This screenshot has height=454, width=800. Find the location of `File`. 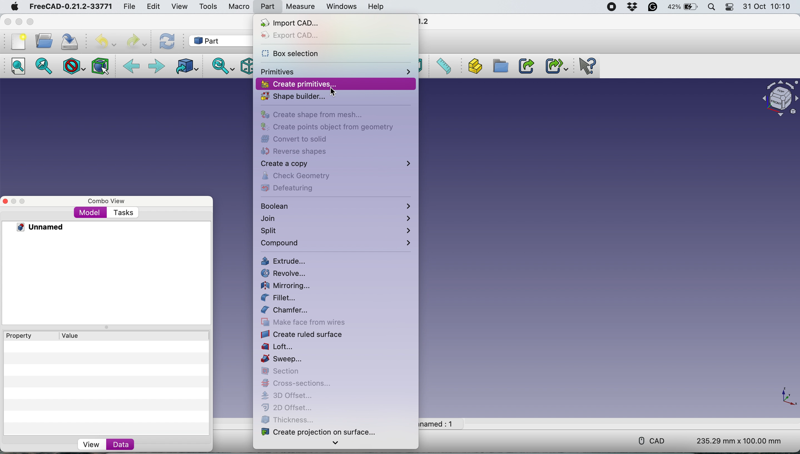

File is located at coordinates (128, 6).